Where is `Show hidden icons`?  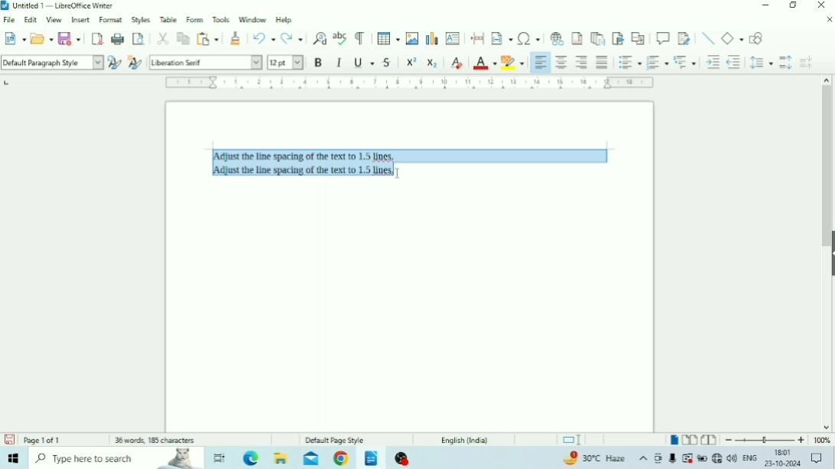 Show hidden icons is located at coordinates (644, 458).